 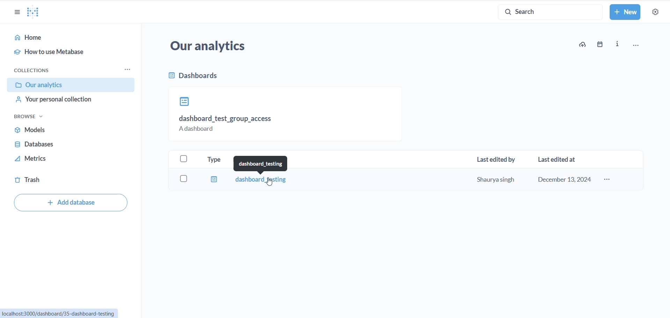 What do you see at coordinates (184, 101) in the screenshot?
I see `dashboard icon` at bounding box center [184, 101].